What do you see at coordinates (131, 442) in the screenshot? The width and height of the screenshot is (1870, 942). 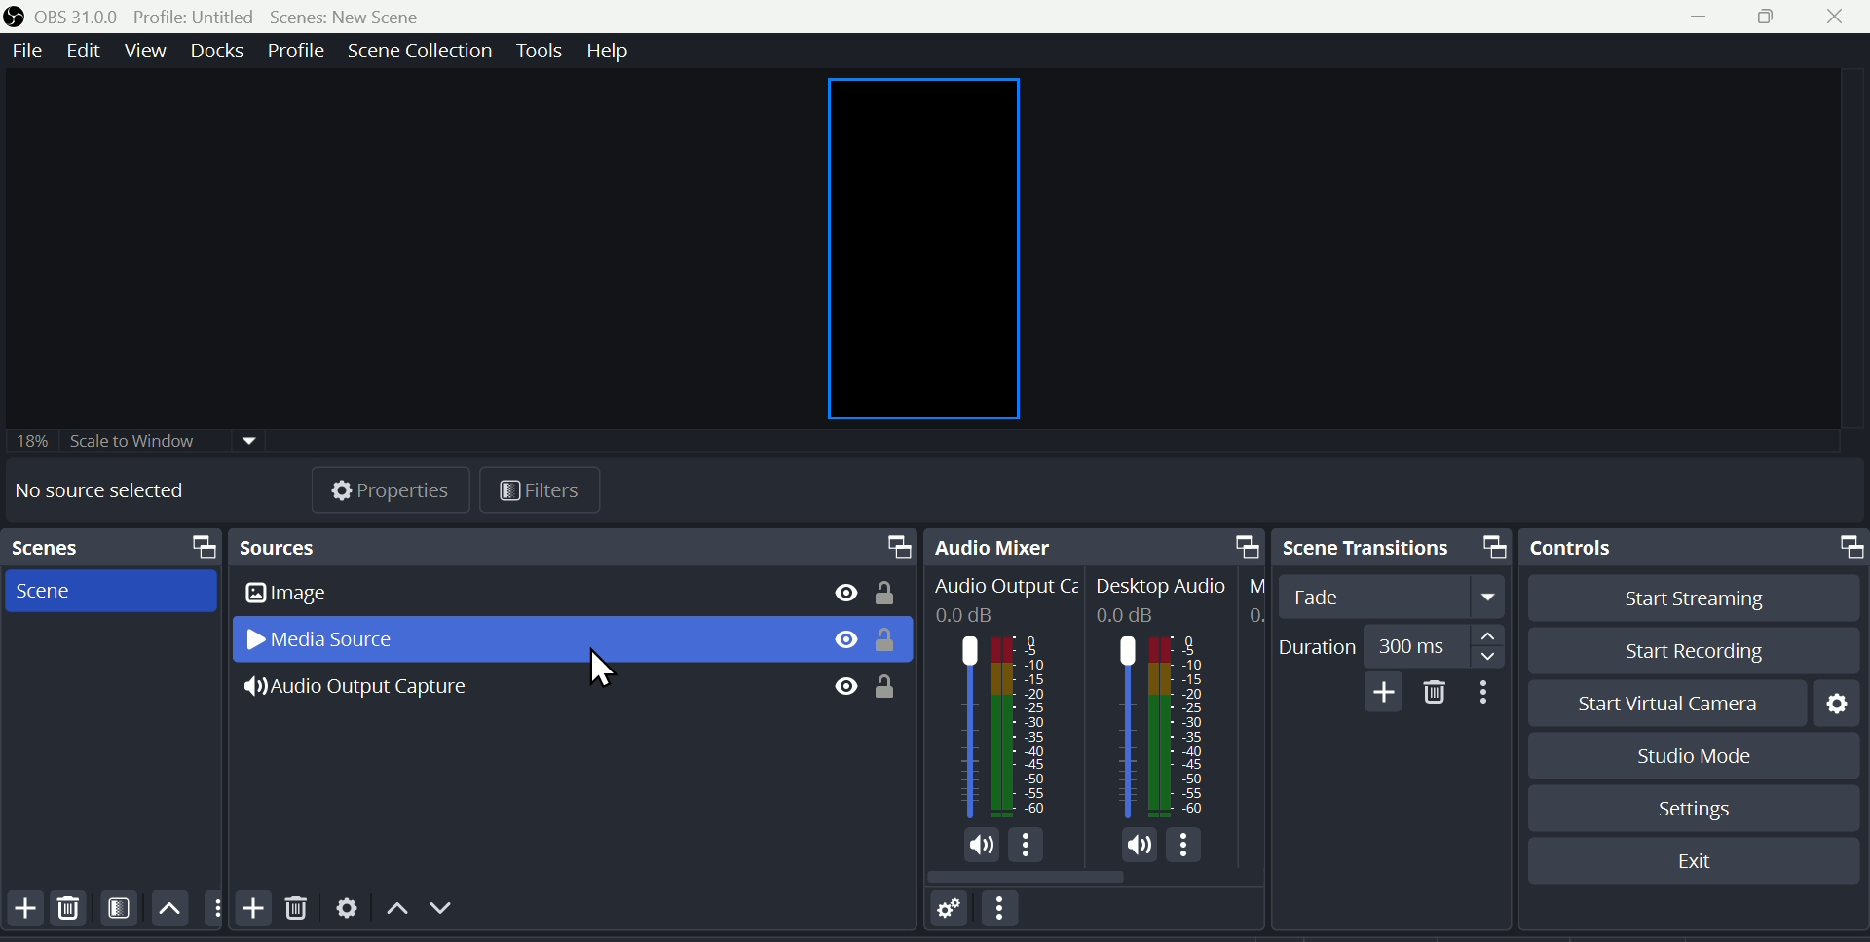 I see `Scale two window` at bounding box center [131, 442].